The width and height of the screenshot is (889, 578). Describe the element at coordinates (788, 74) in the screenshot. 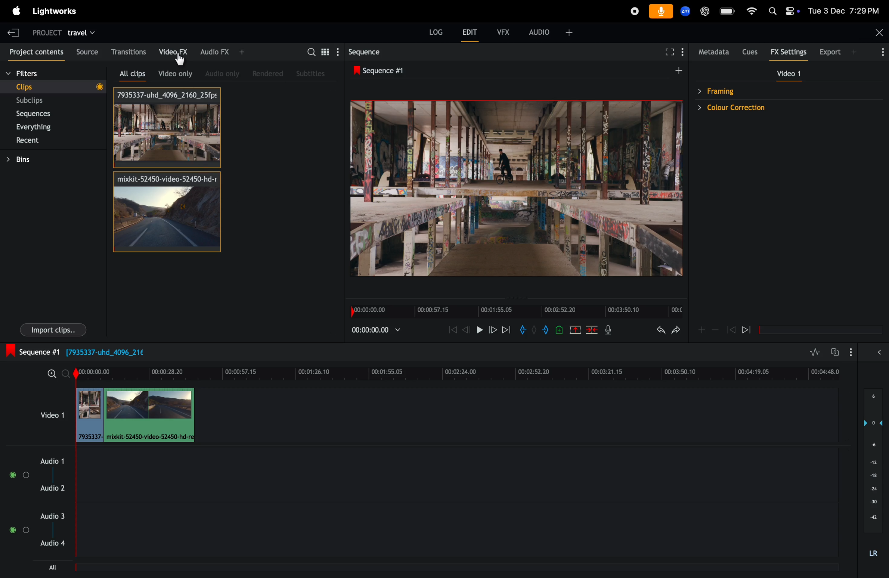

I see `video 1` at that location.